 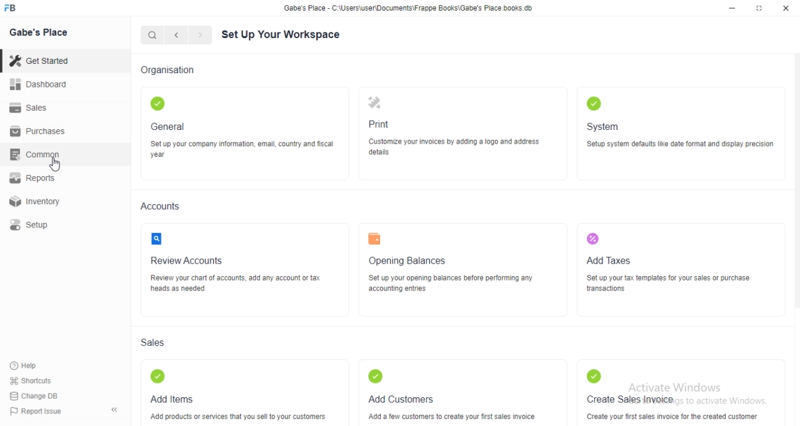 What do you see at coordinates (11, 8) in the screenshot?
I see `FB logo` at bounding box center [11, 8].